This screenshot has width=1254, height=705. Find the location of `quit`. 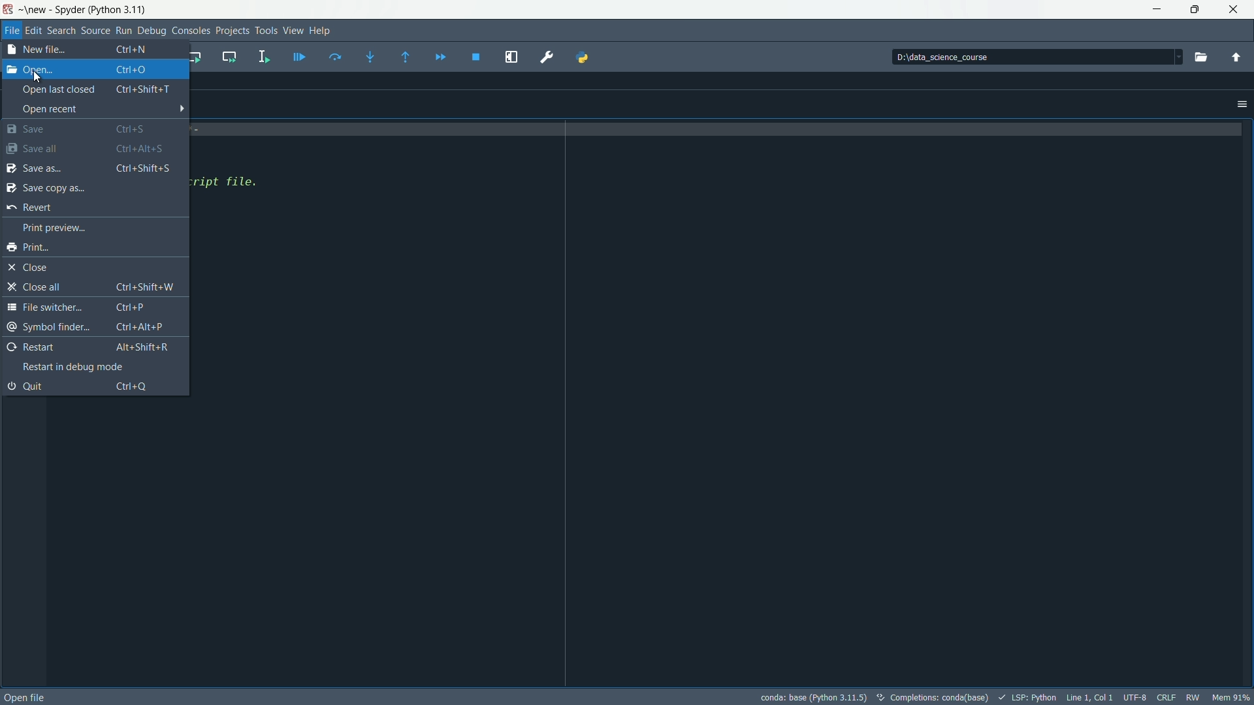

quit is located at coordinates (82, 387).